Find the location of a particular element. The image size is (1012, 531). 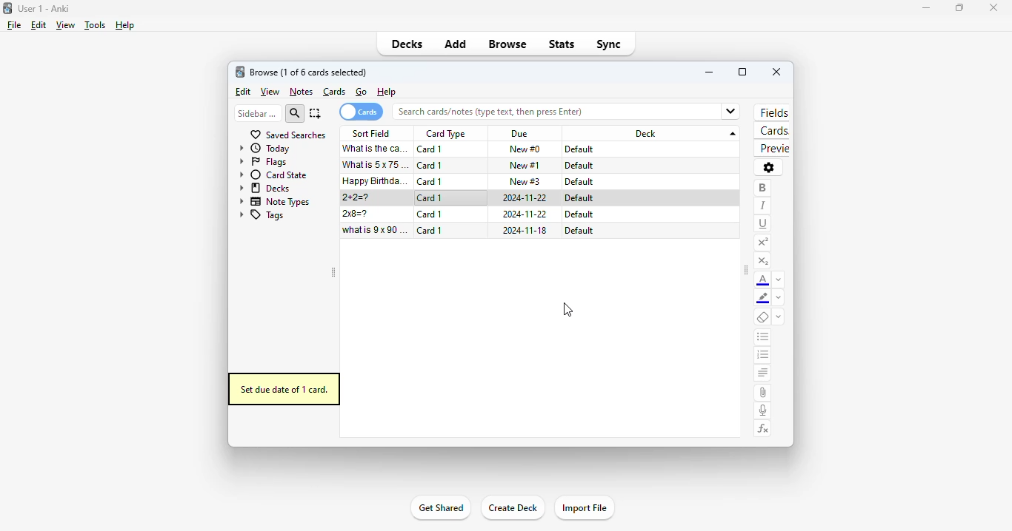

change color is located at coordinates (779, 280).